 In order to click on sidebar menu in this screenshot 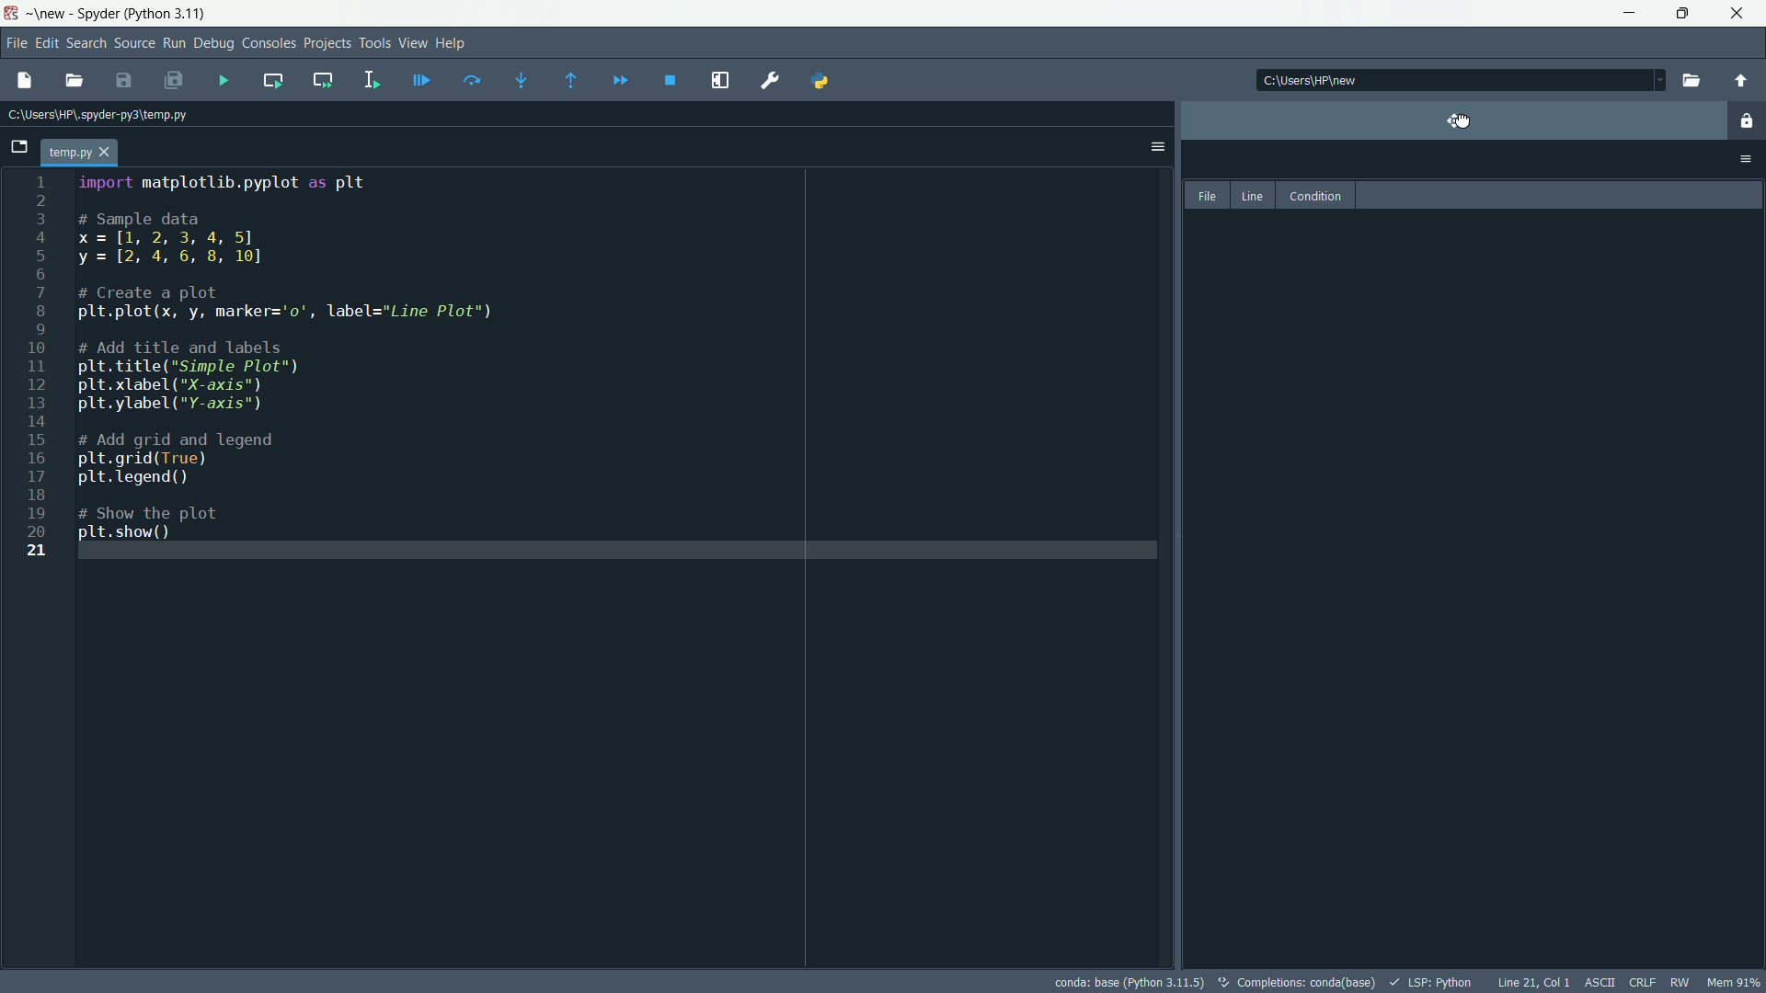, I will do `click(1748, 158)`.